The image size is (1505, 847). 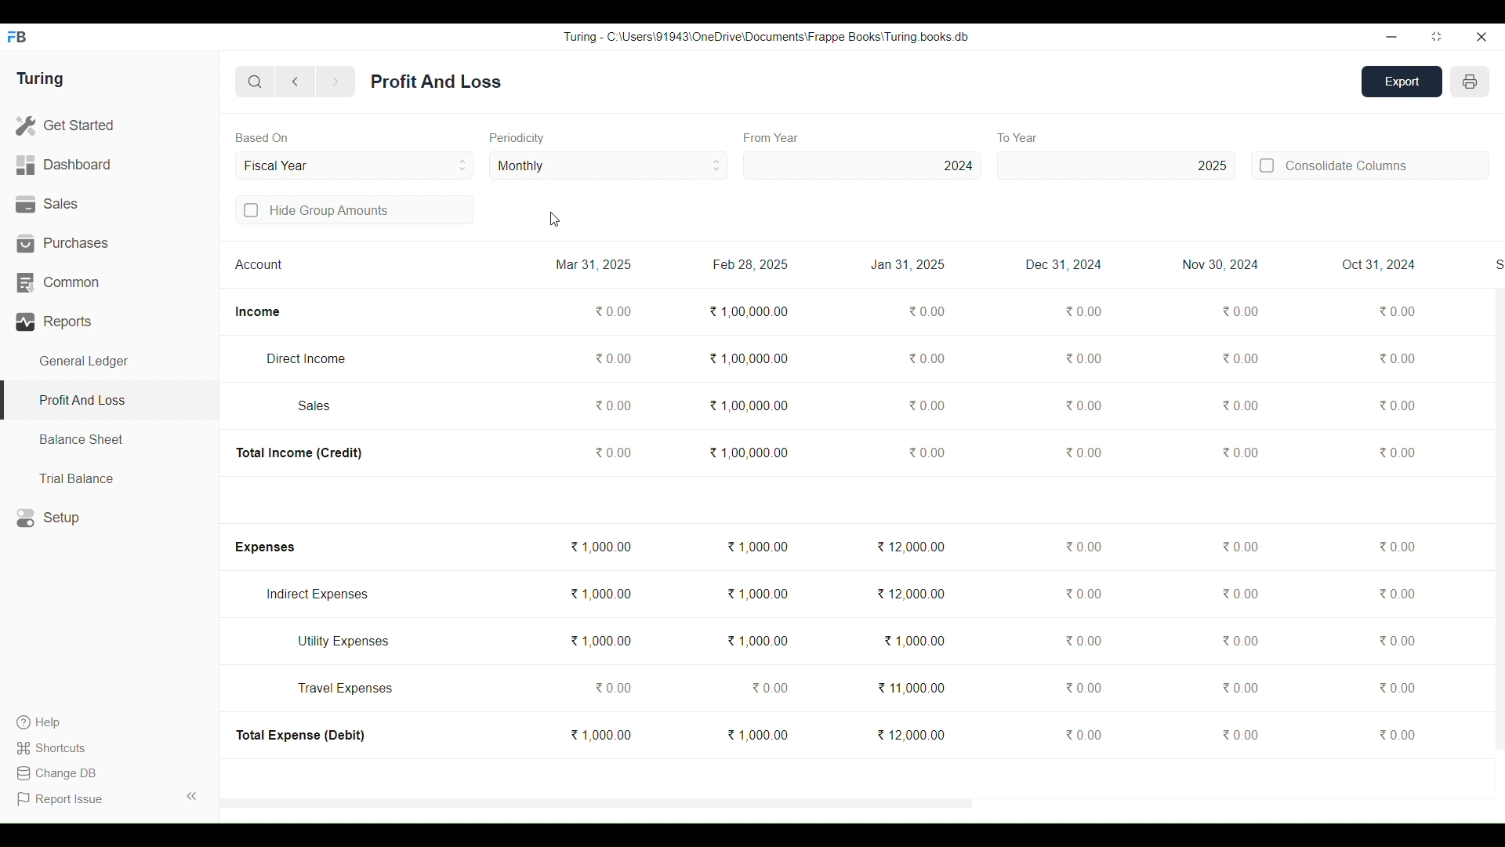 What do you see at coordinates (258, 312) in the screenshot?
I see `Income` at bounding box center [258, 312].